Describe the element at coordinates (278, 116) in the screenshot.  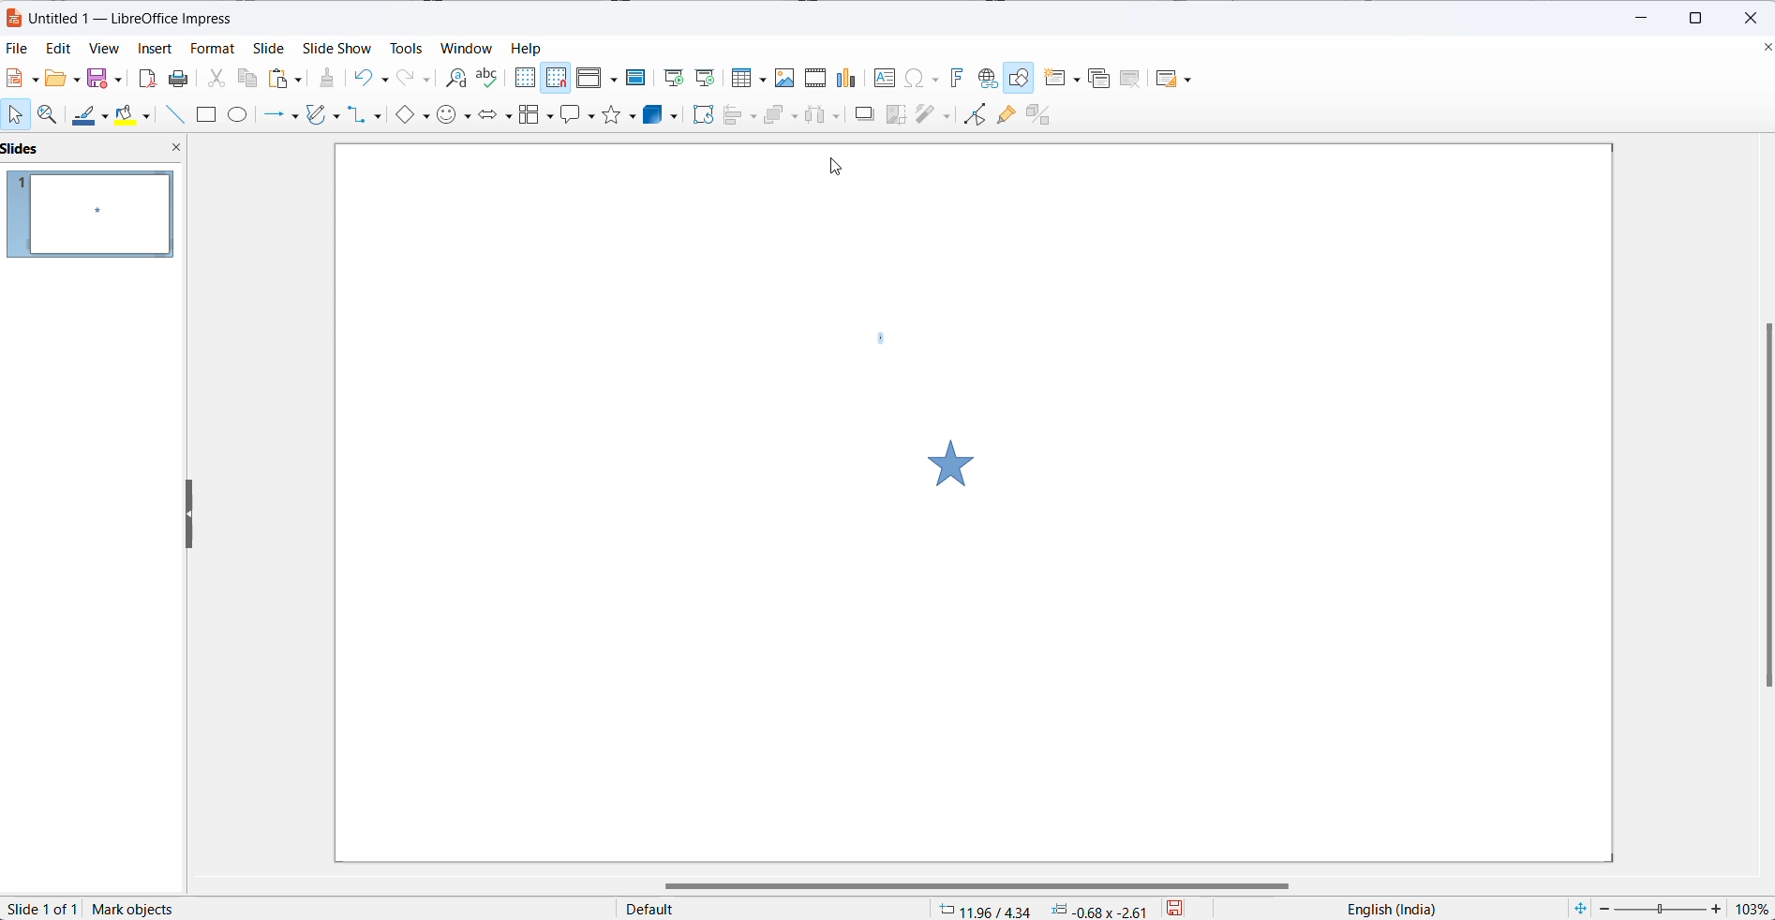
I see `line and arrows` at that location.